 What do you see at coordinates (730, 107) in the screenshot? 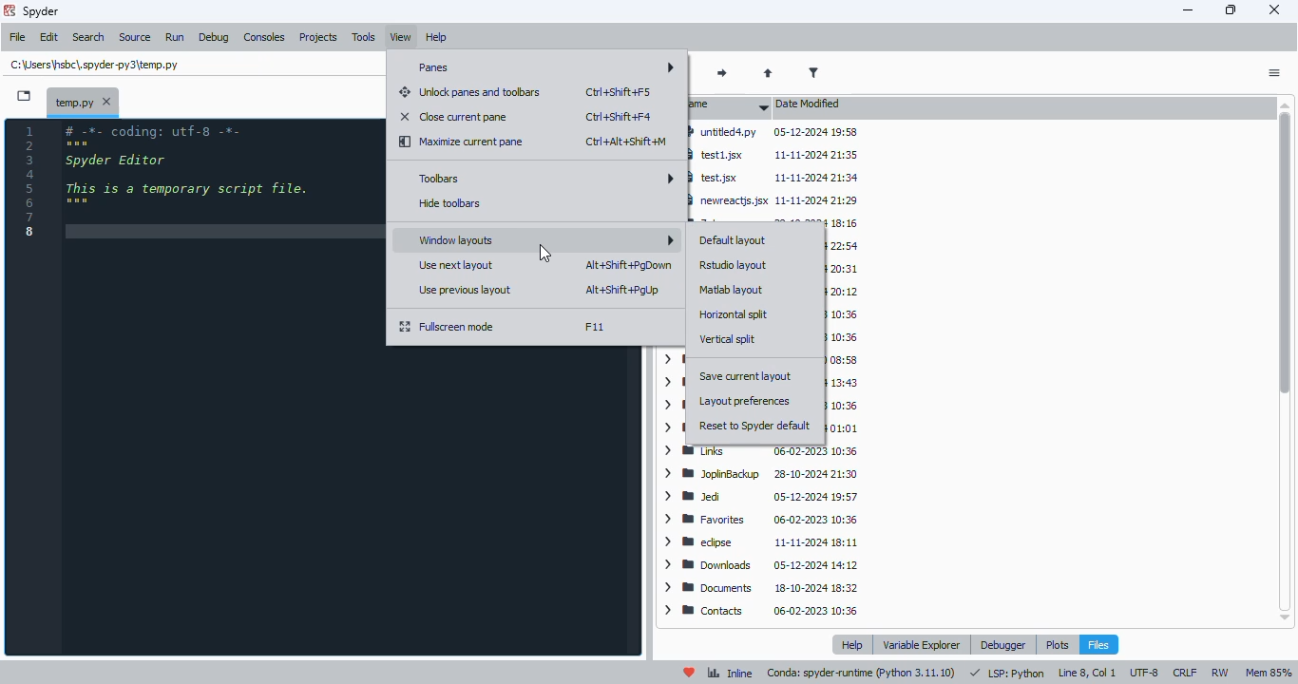
I see `name` at bounding box center [730, 107].